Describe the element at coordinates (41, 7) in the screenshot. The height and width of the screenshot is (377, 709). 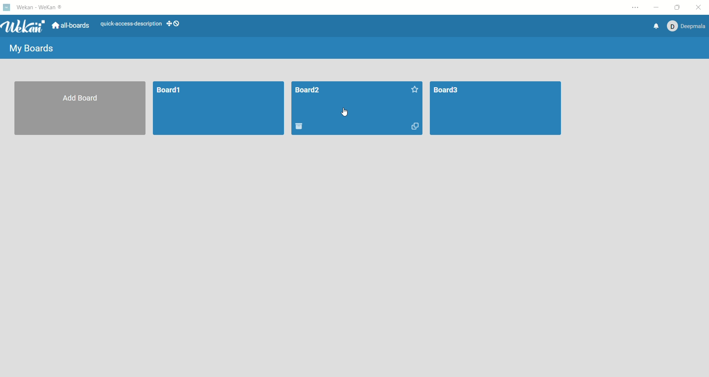
I see `wekan-wekan` at that location.